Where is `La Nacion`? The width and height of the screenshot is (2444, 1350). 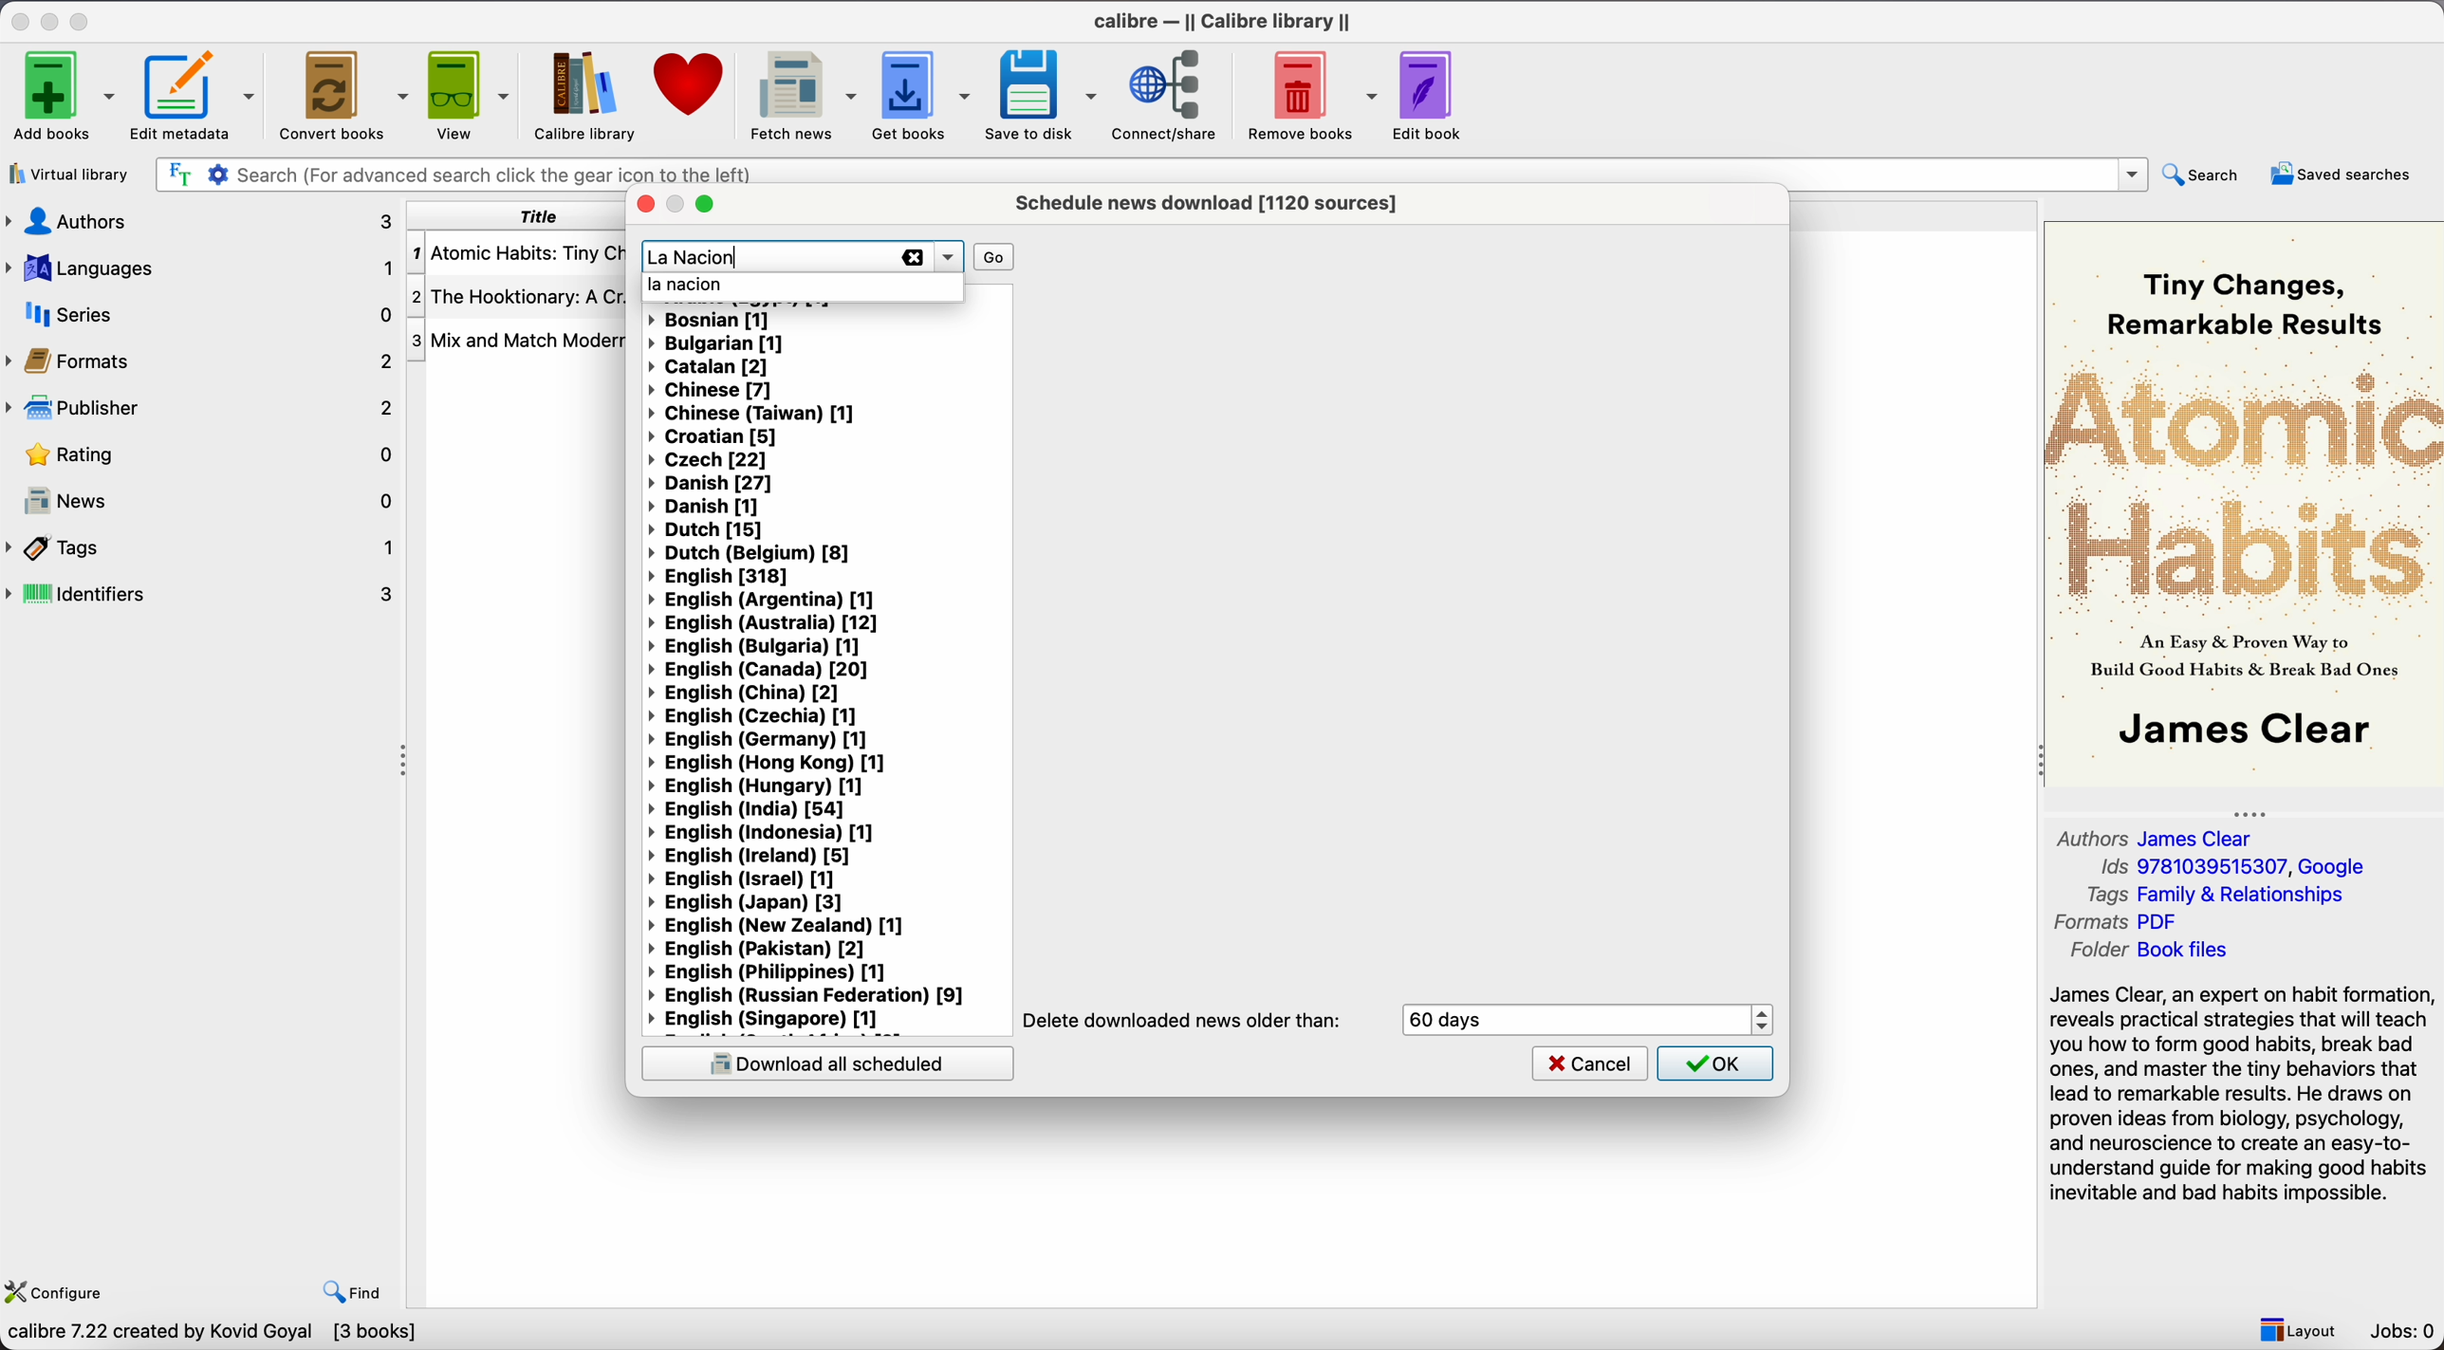
La Nacion is located at coordinates (694, 256).